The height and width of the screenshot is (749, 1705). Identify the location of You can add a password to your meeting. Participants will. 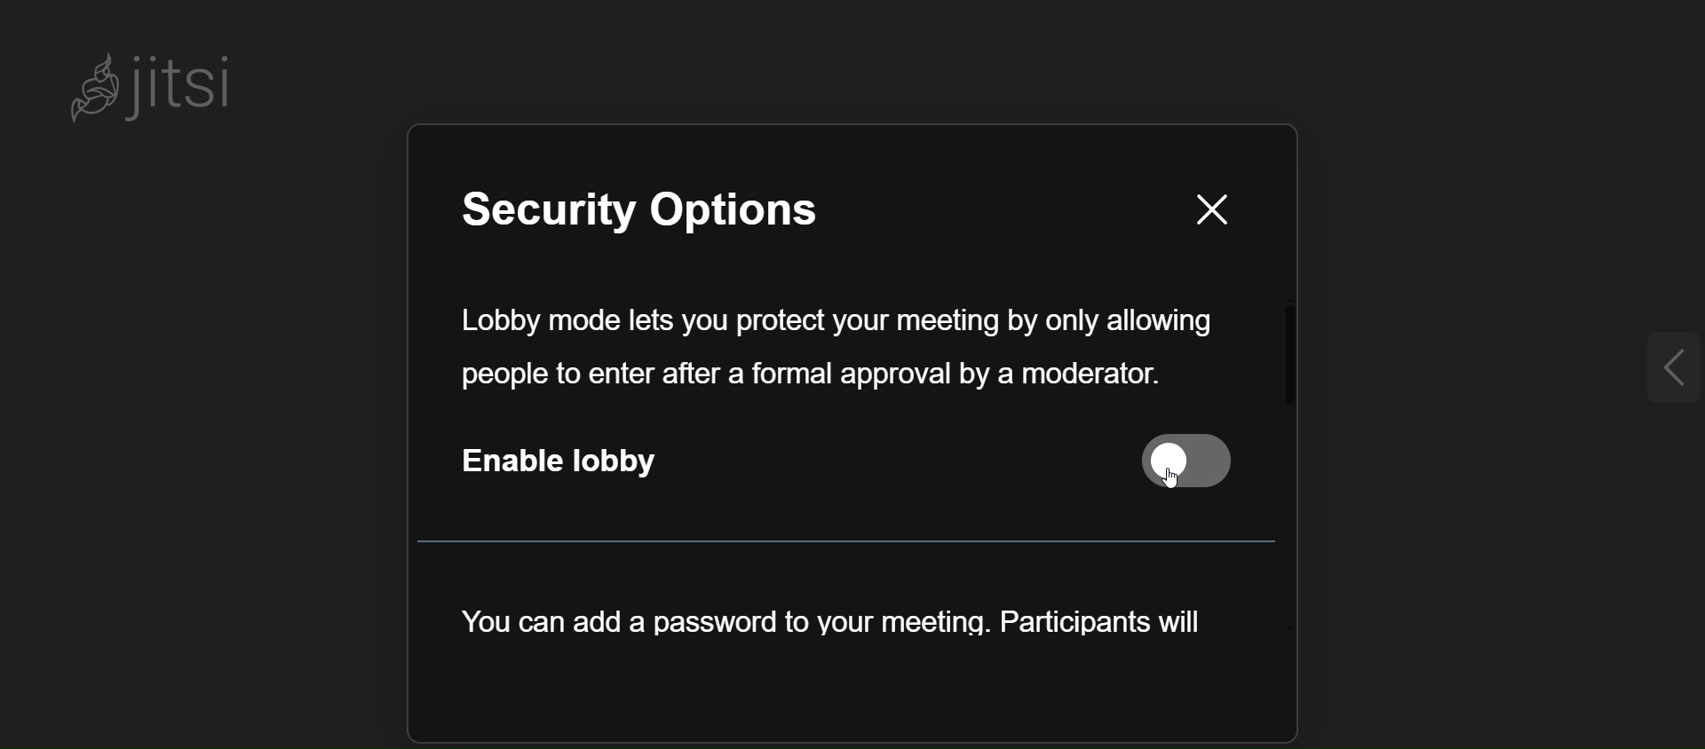
(821, 630).